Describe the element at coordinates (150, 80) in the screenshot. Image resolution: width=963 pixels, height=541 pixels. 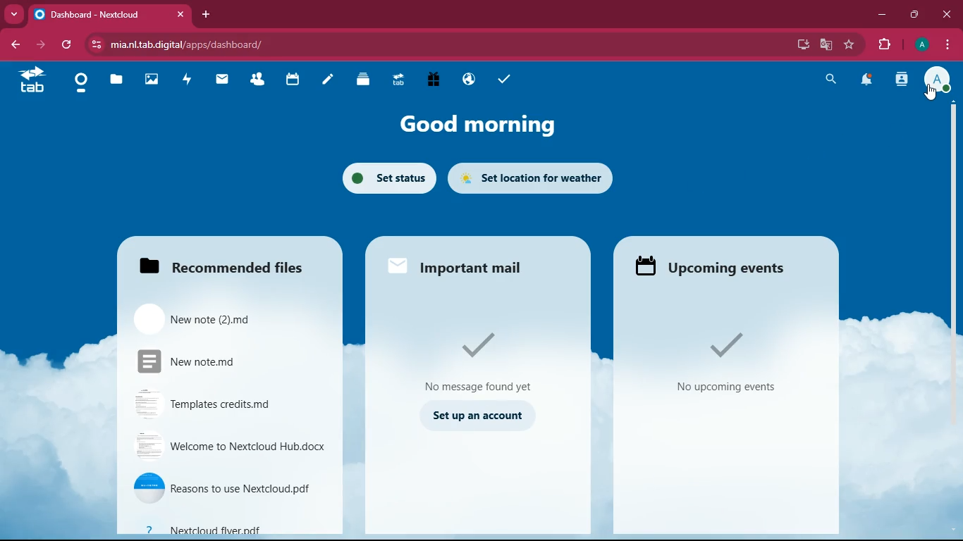
I see `images` at that location.